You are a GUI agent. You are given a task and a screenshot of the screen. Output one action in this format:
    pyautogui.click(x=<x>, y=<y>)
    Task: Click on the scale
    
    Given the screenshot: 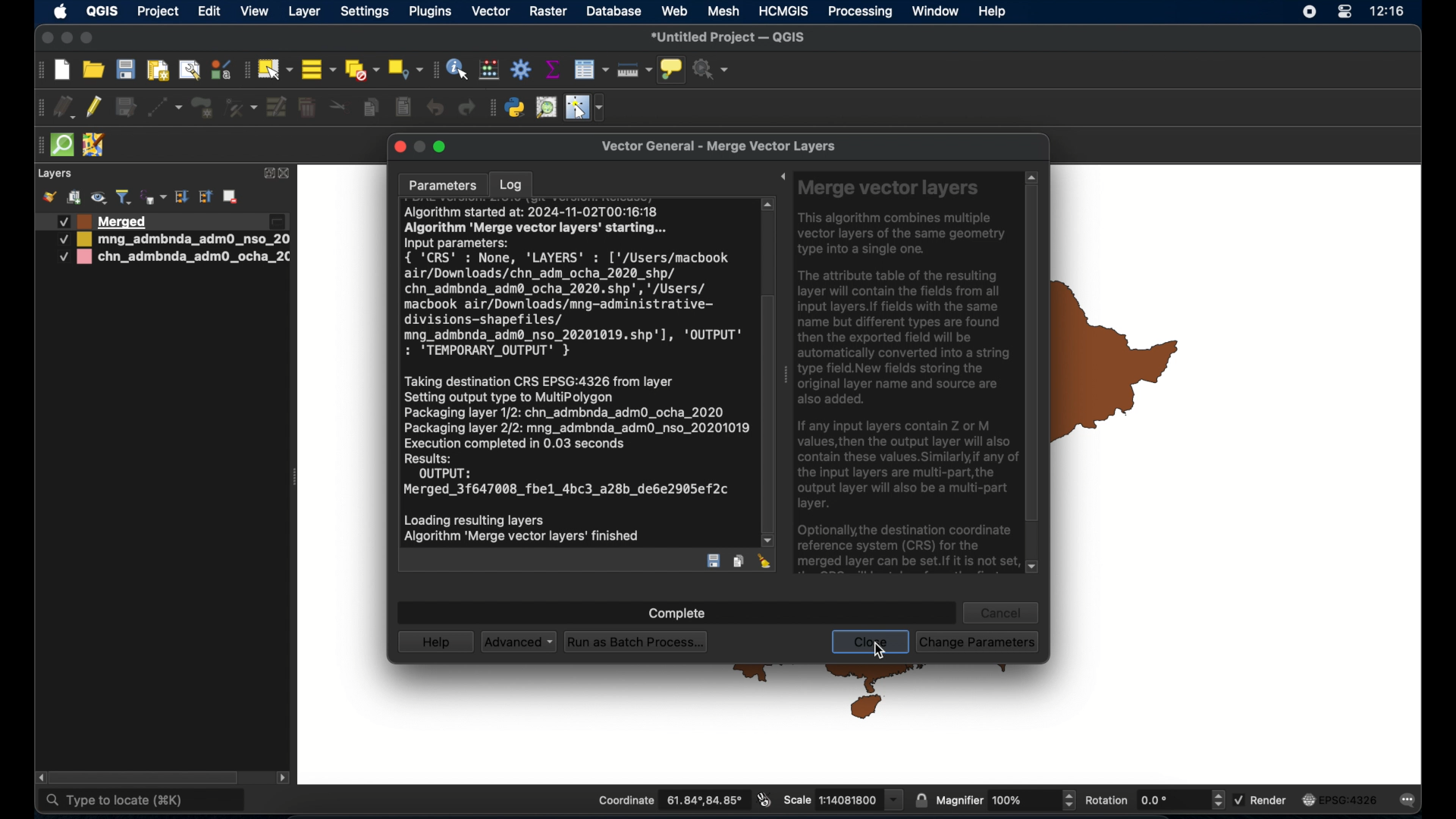 What is the action you would take?
    pyautogui.click(x=842, y=799)
    